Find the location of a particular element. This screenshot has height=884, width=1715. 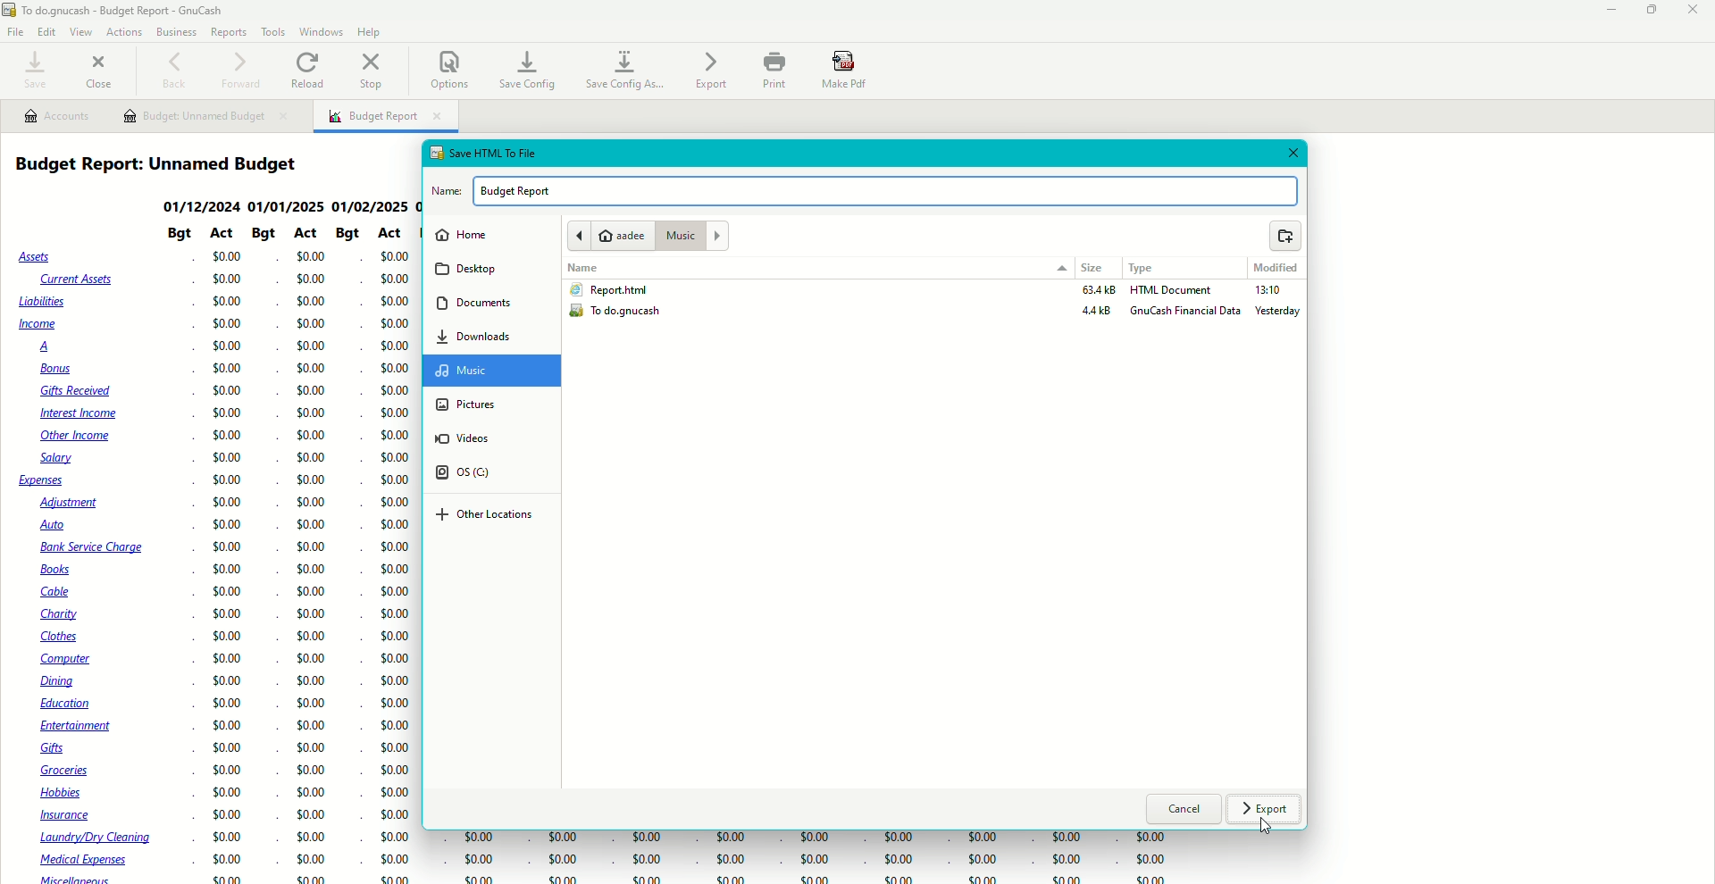

Close is located at coordinates (102, 69).